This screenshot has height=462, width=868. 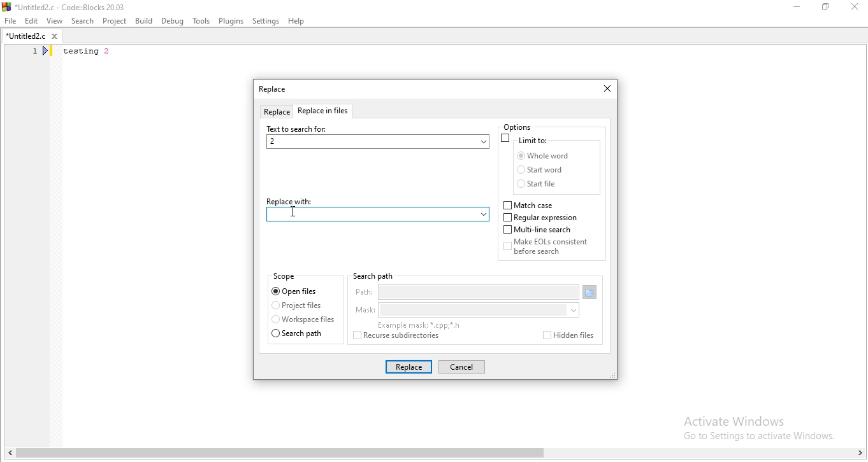 What do you see at coordinates (173, 20) in the screenshot?
I see `Debug ` at bounding box center [173, 20].